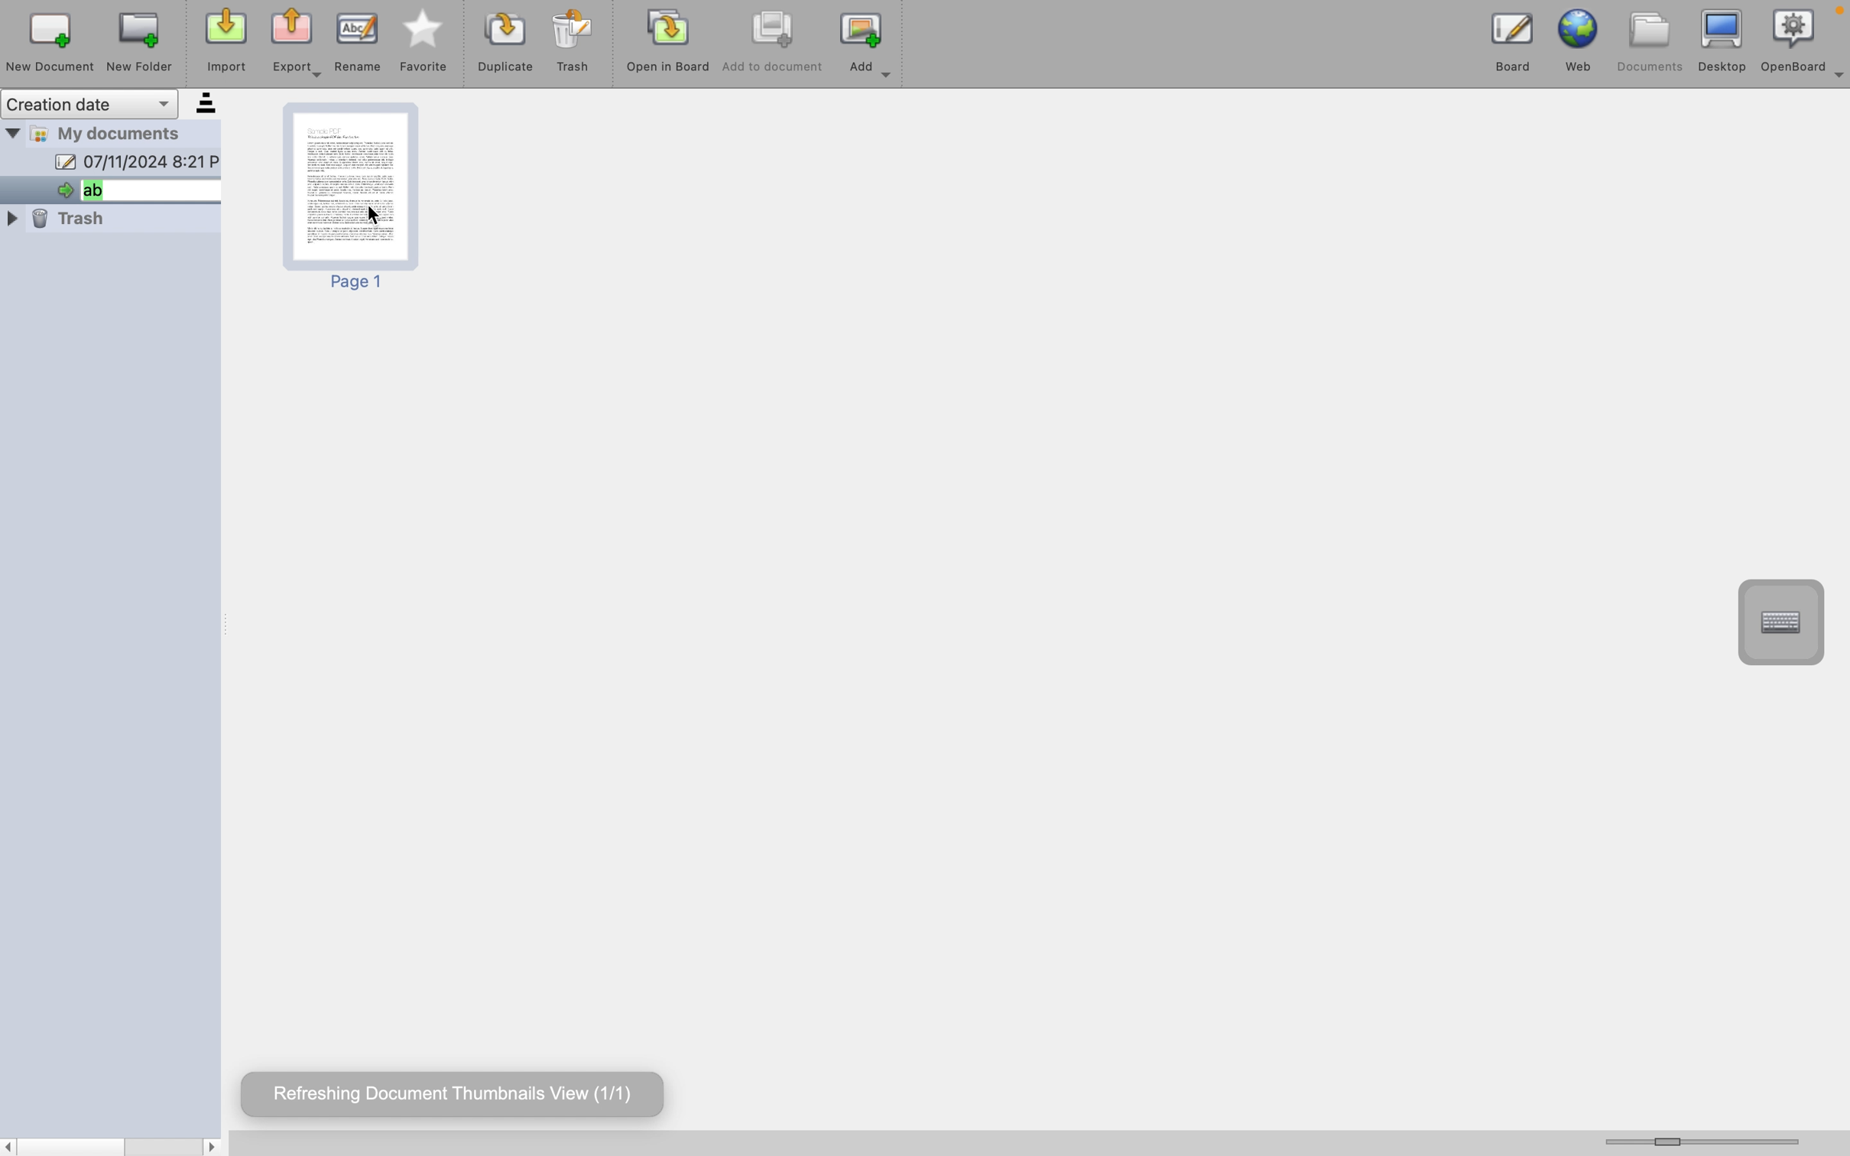 This screenshot has height=1156, width=1850. What do you see at coordinates (375, 214) in the screenshot?
I see `cursor` at bounding box center [375, 214].